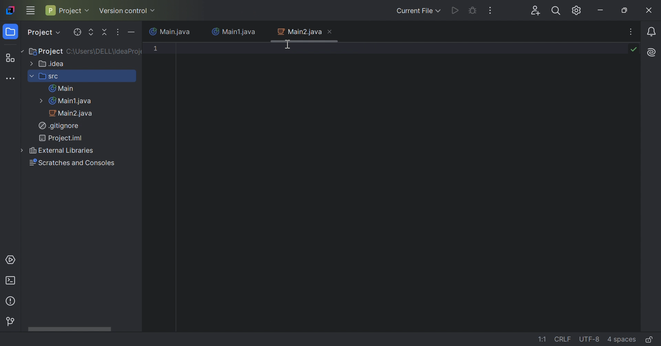 Image resolution: width=661 pixels, height=346 pixels. I want to click on Close, so click(650, 10).